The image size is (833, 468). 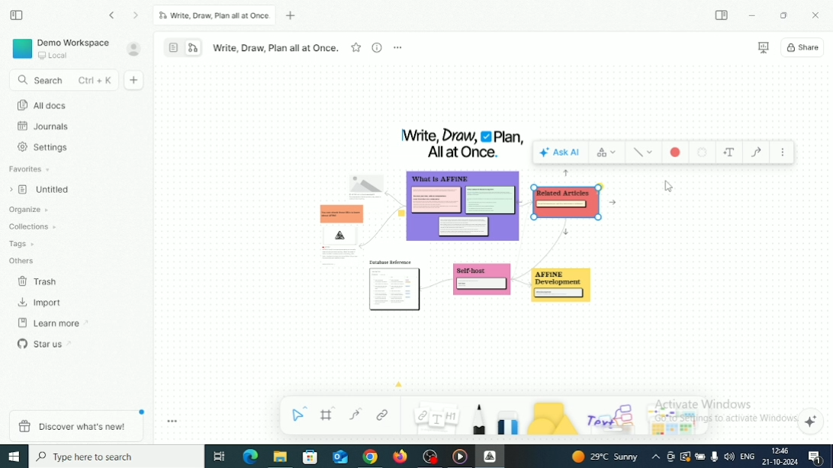 I want to click on Arrows and stickers, so click(x=677, y=422).